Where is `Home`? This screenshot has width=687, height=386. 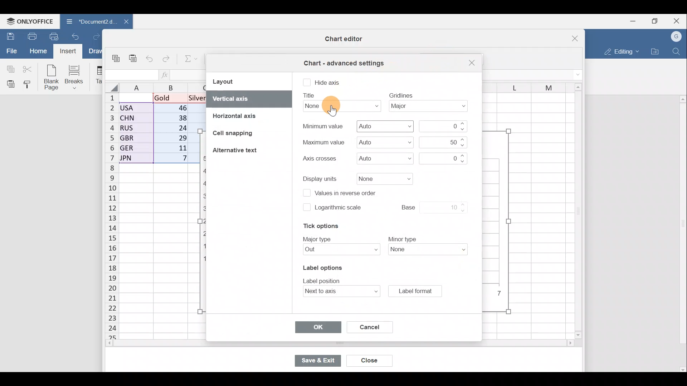
Home is located at coordinates (38, 52).